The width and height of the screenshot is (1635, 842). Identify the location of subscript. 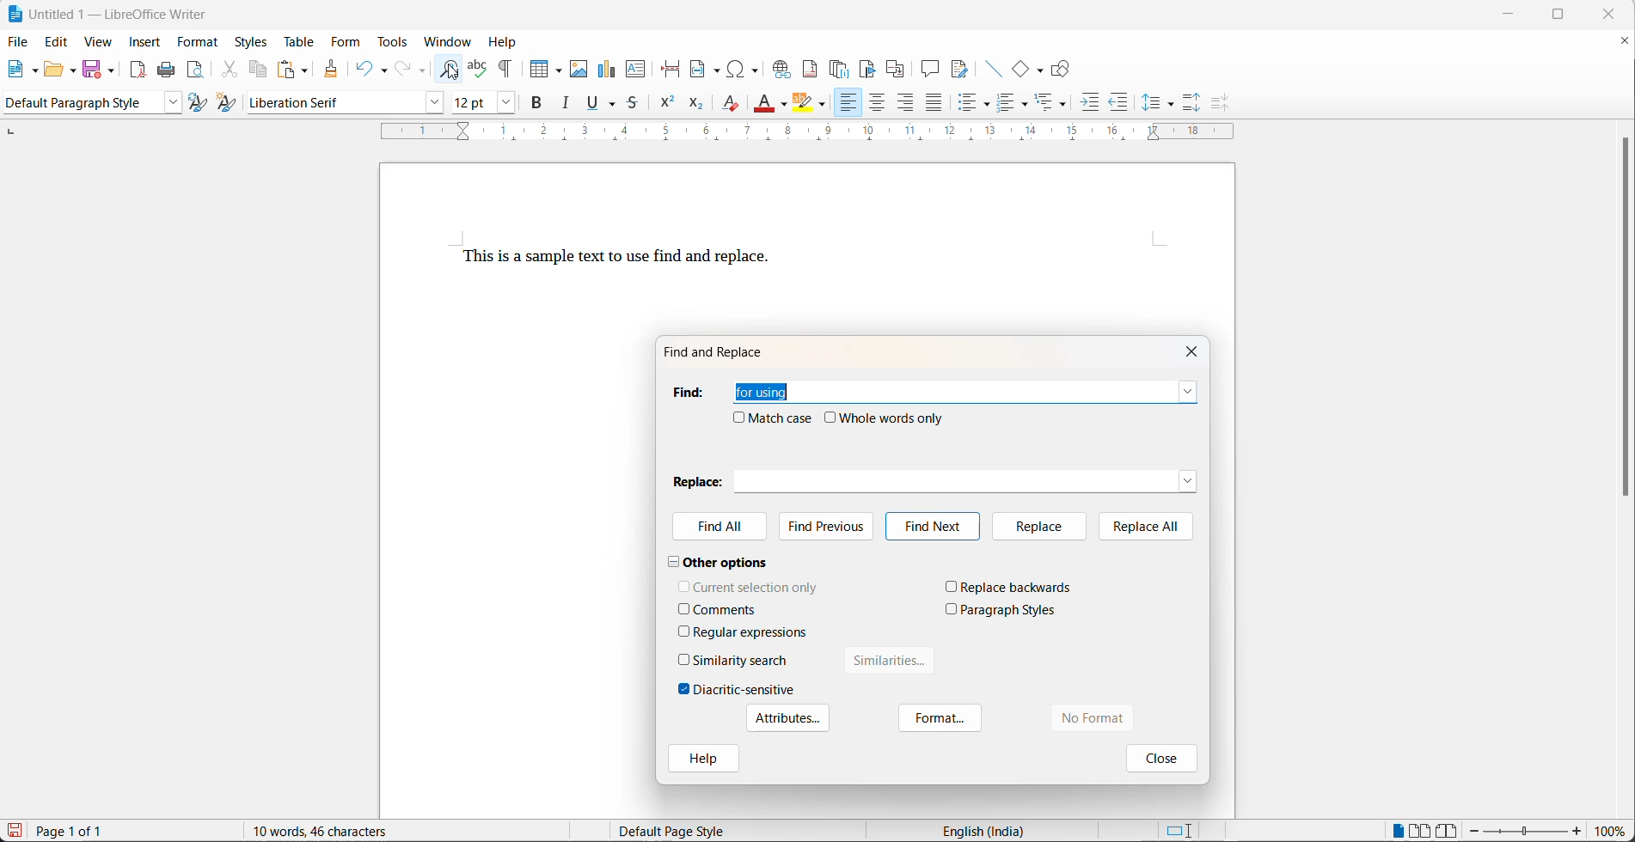
(695, 105).